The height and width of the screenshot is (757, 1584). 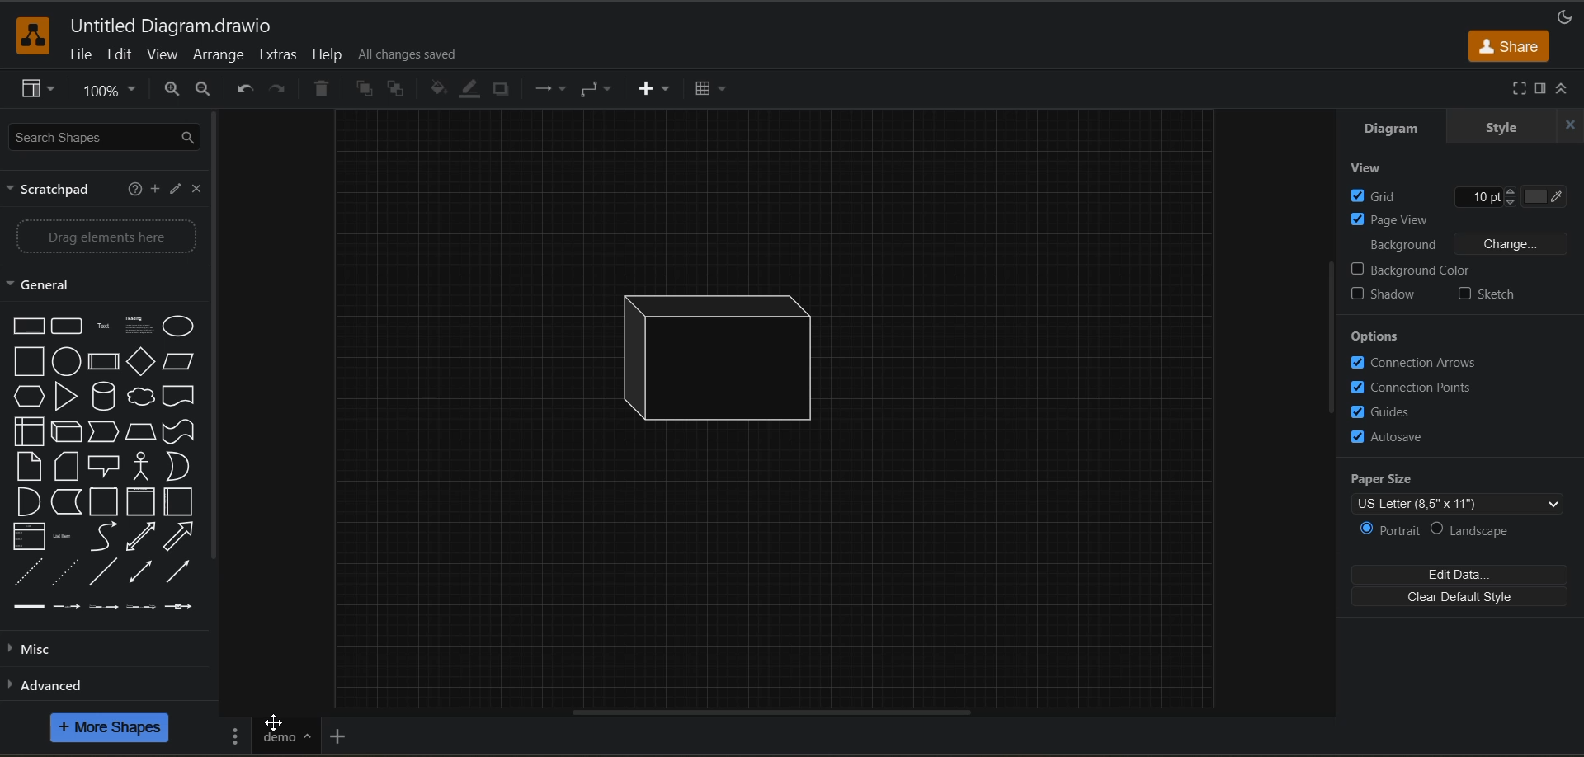 I want to click on format, so click(x=1542, y=89).